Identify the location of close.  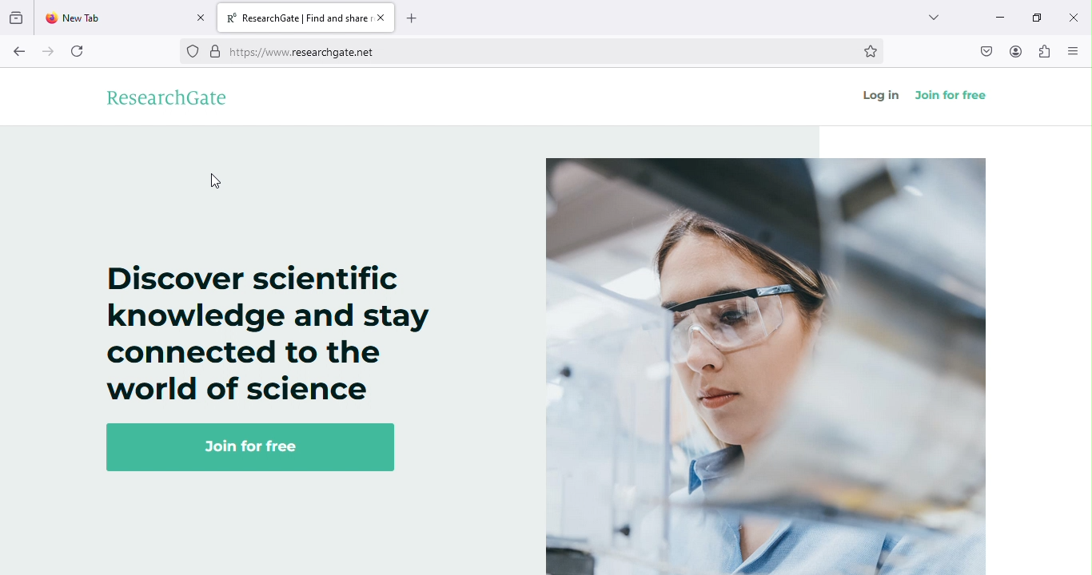
(384, 18).